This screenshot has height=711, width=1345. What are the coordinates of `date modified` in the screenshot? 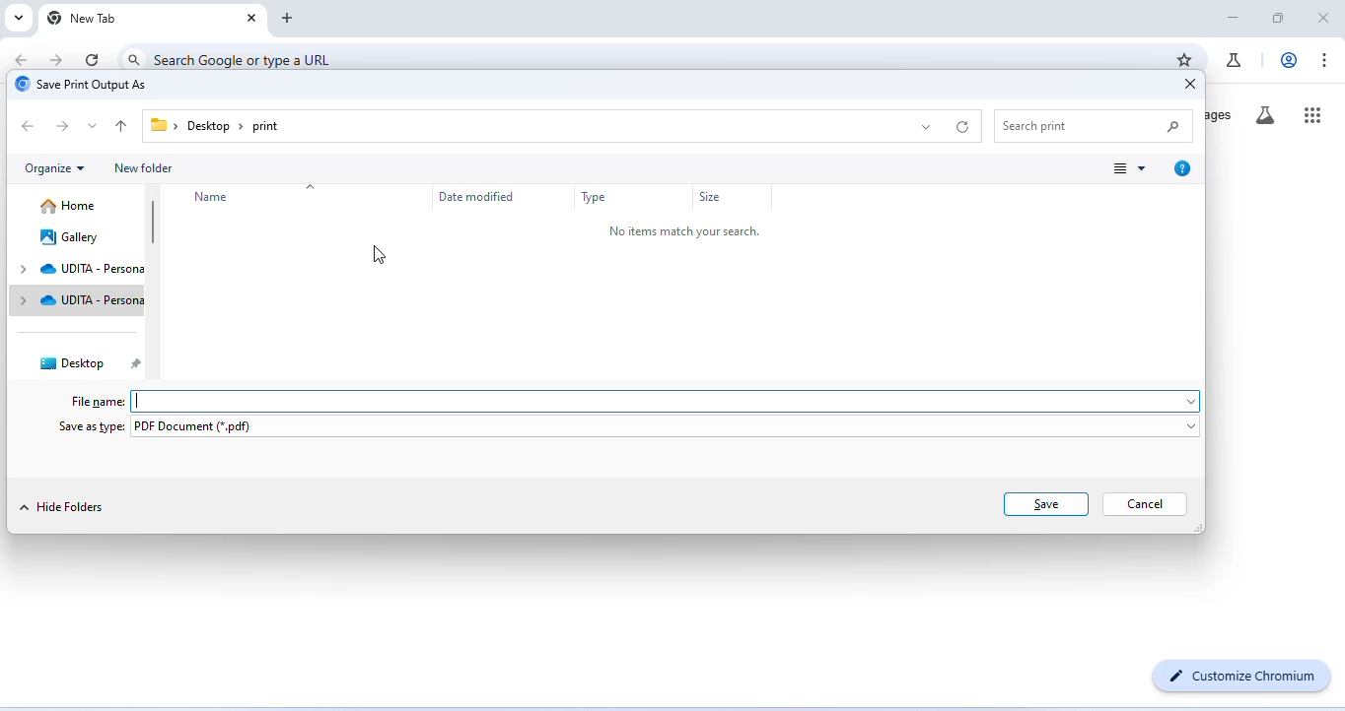 It's located at (469, 196).